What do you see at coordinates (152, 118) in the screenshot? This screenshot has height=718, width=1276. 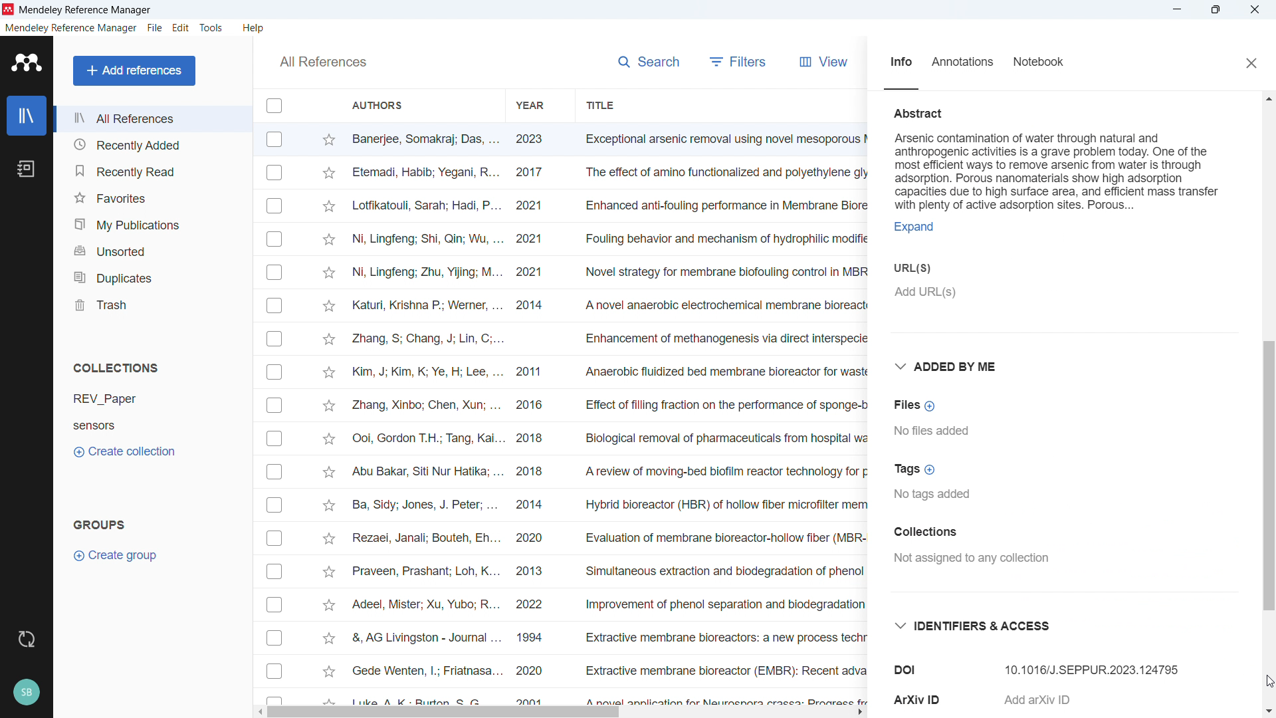 I see `All references ` at bounding box center [152, 118].